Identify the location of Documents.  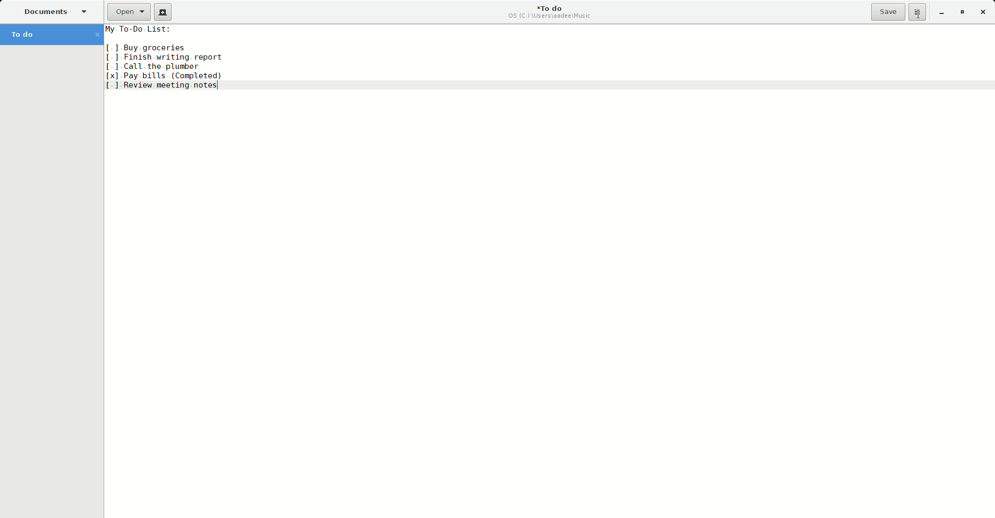
(55, 11).